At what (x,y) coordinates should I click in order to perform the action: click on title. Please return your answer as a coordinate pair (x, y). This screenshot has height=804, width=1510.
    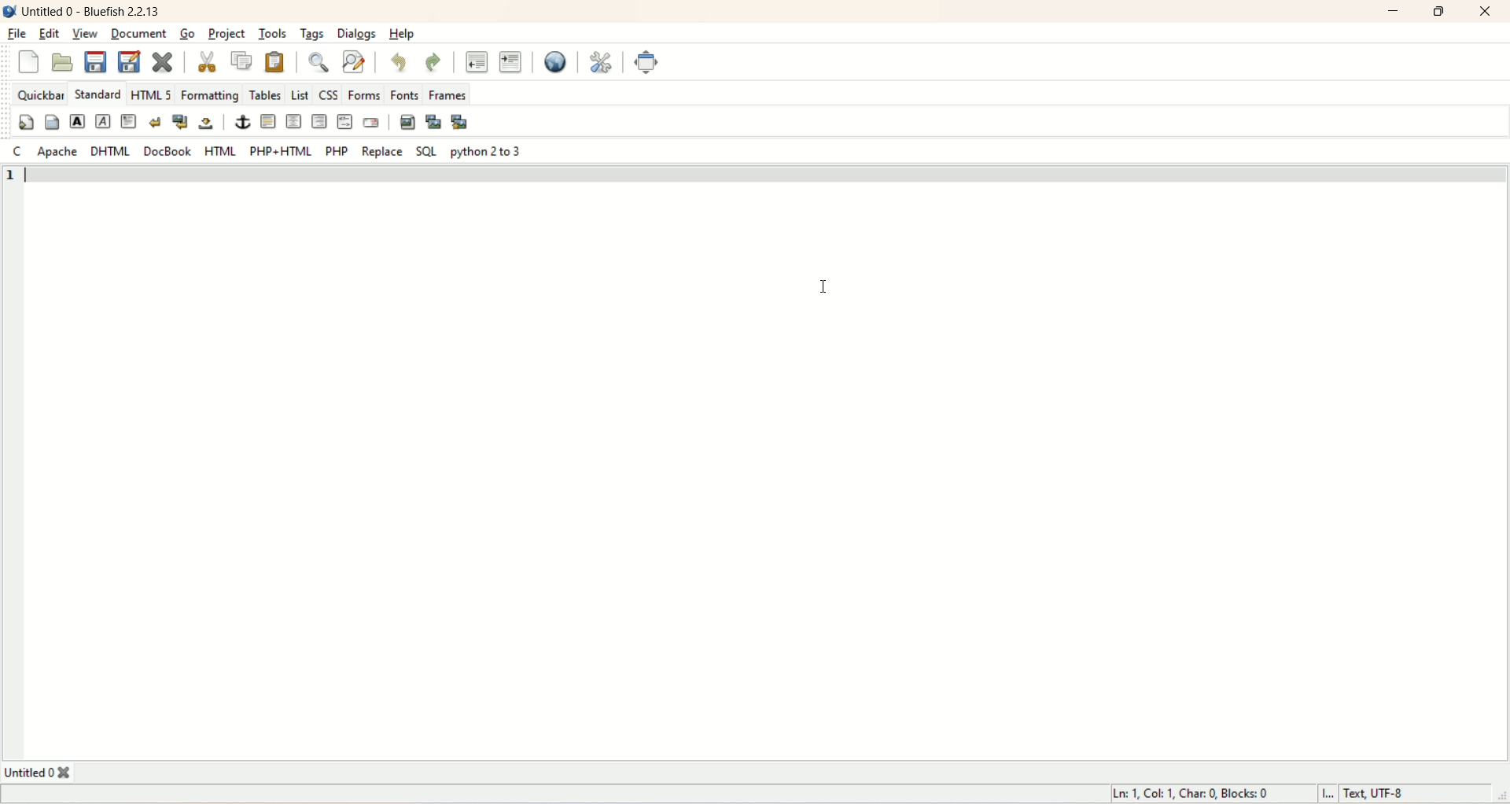
    Looking at the image, I should click on (41, 772).